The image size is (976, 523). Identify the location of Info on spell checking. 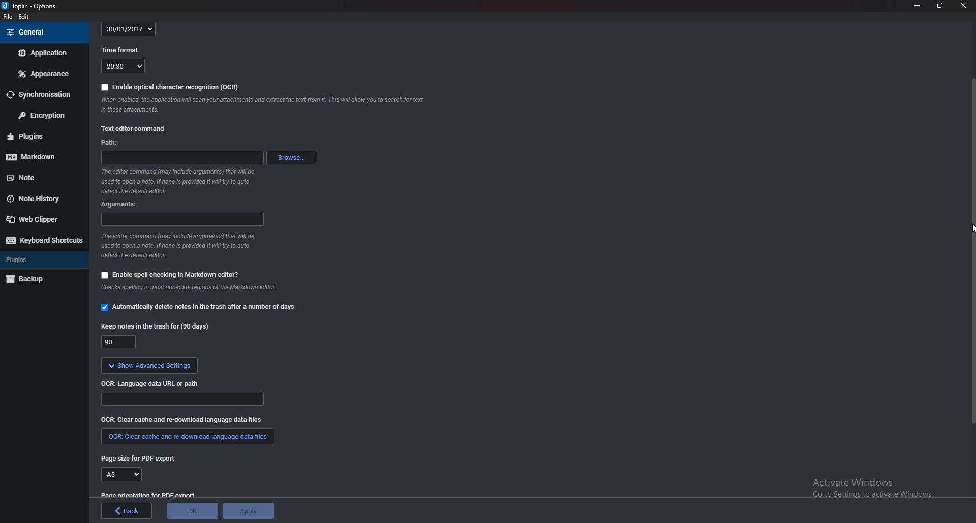
(194, 289).